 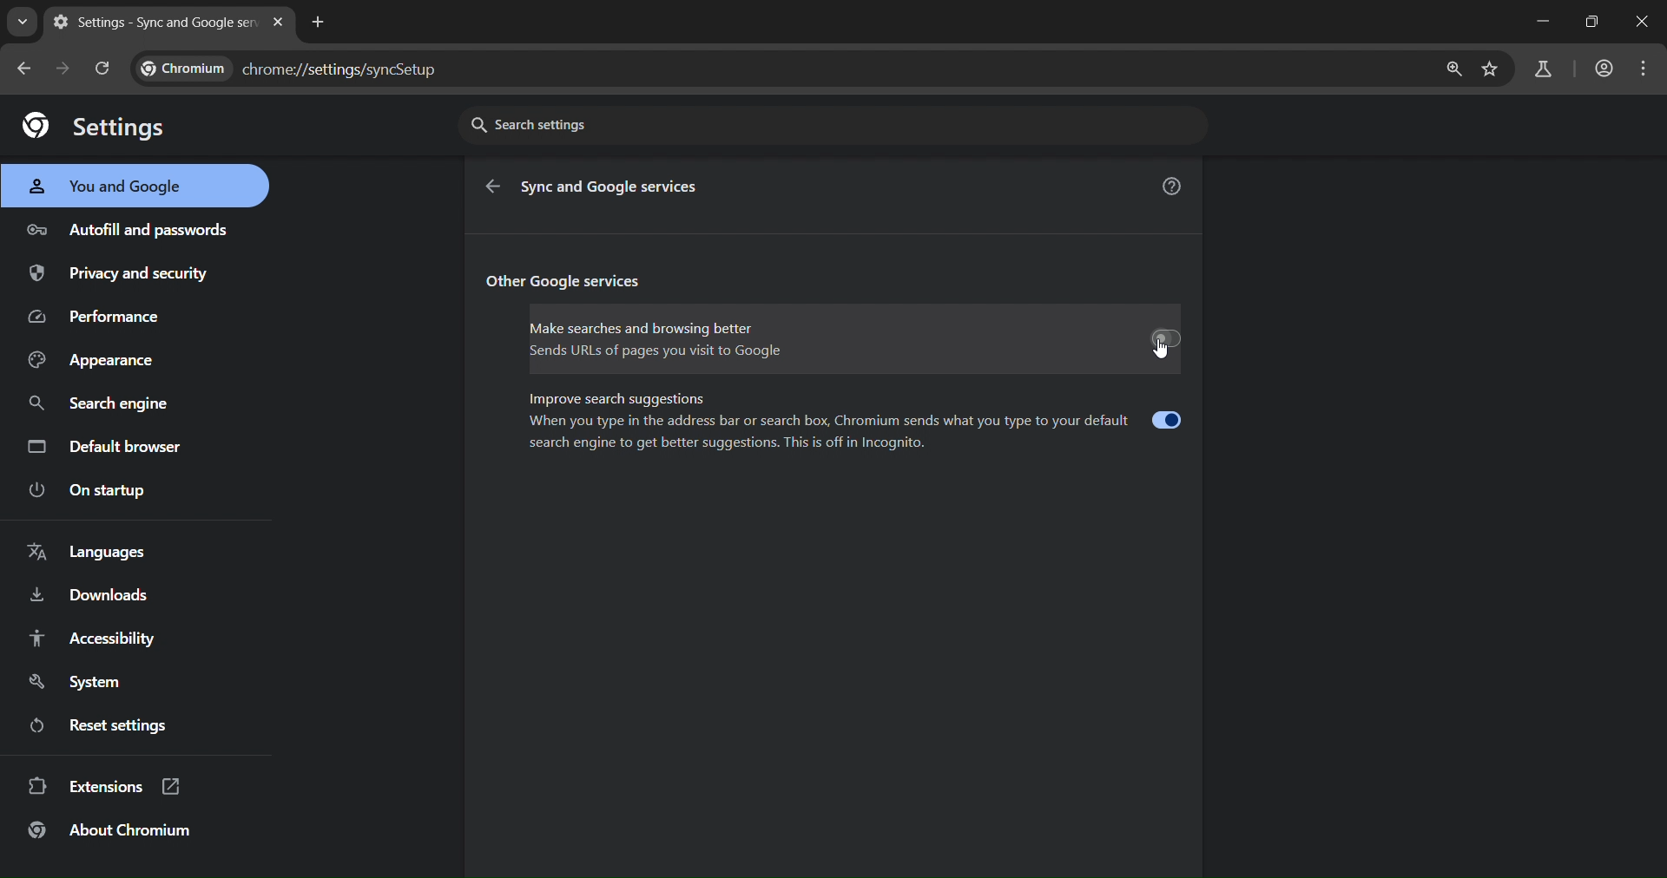 What do you see at coordinates (1457, 69) in the screenshot?
I see `zoom` at bounding box center [1457, 69].